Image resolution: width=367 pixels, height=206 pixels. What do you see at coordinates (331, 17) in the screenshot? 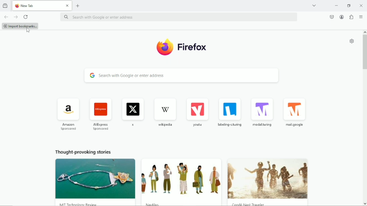
I see `Save to pocket` at bounding box center [331, 17].